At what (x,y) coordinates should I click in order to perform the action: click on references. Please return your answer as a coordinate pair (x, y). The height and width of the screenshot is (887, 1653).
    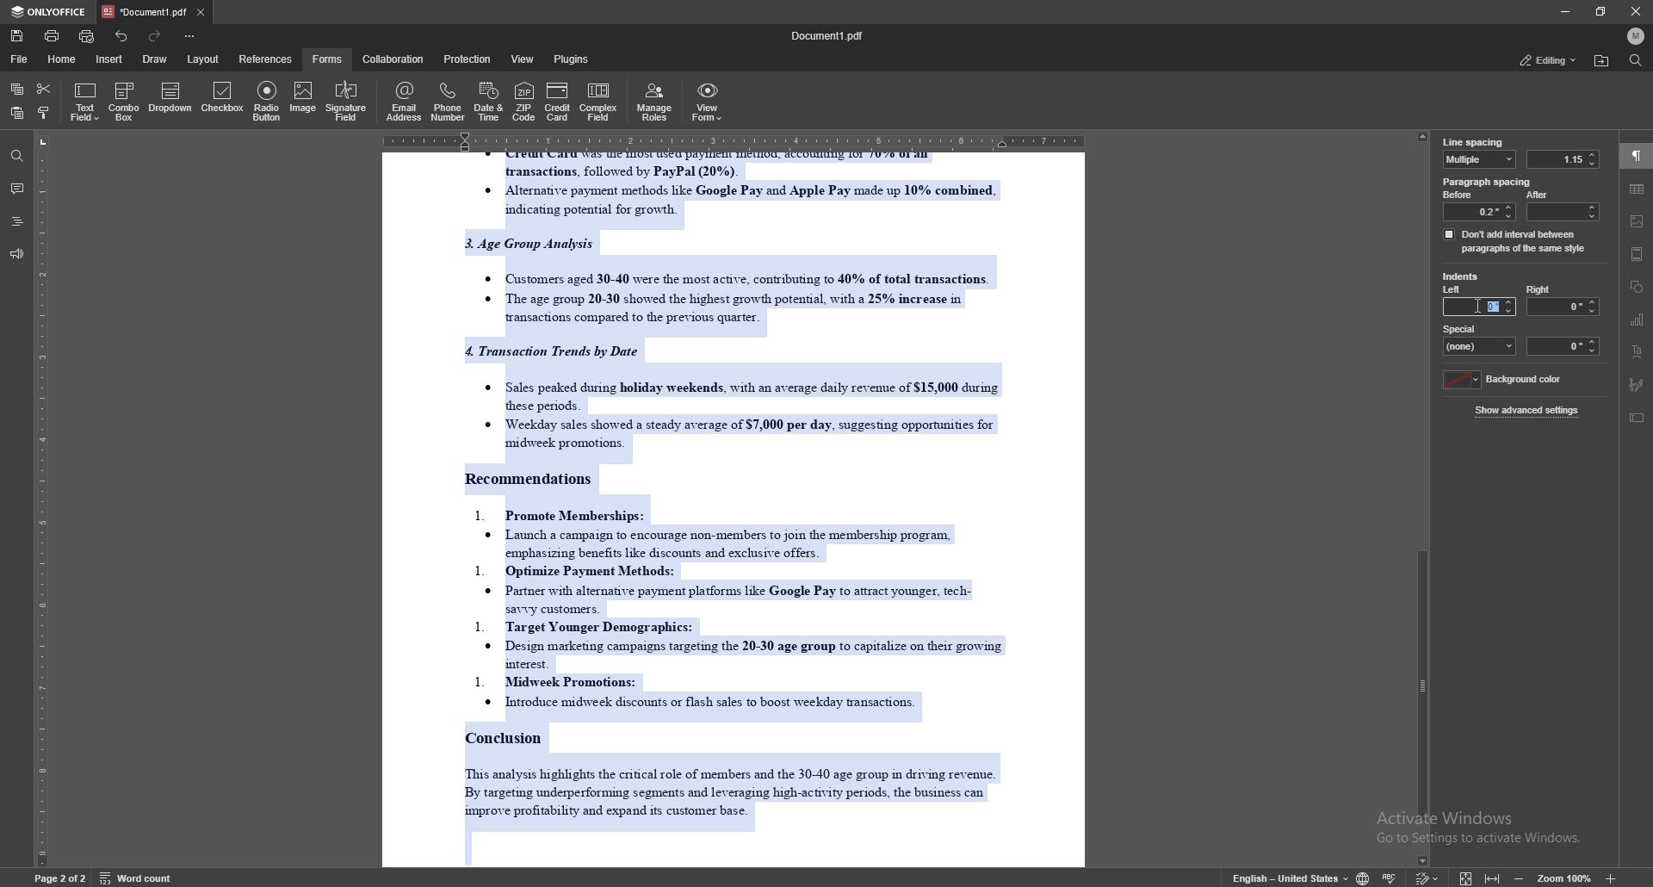
    Looking at the image, I should click on (267, 59).